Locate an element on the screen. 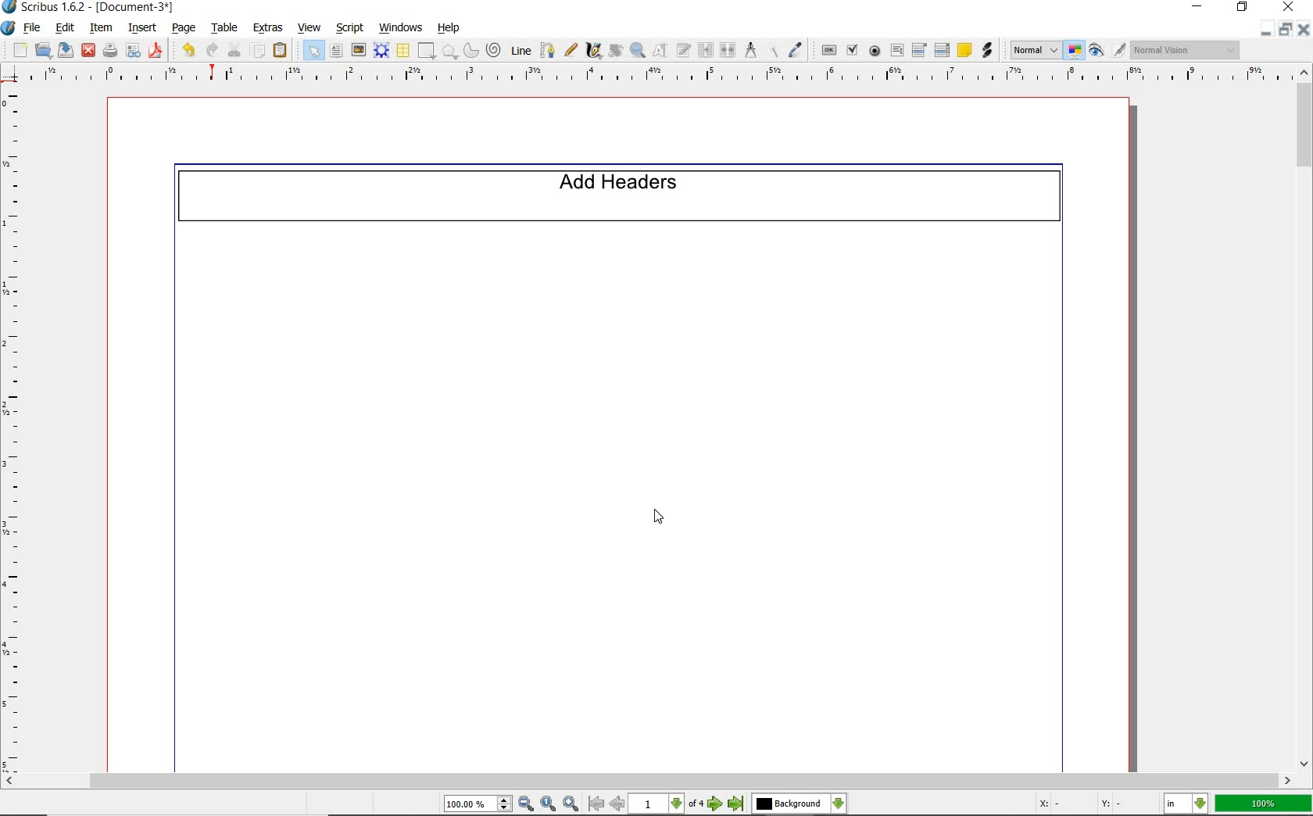 The image size is (1313, 816). pdf push button is located at coordinates (828, 49).